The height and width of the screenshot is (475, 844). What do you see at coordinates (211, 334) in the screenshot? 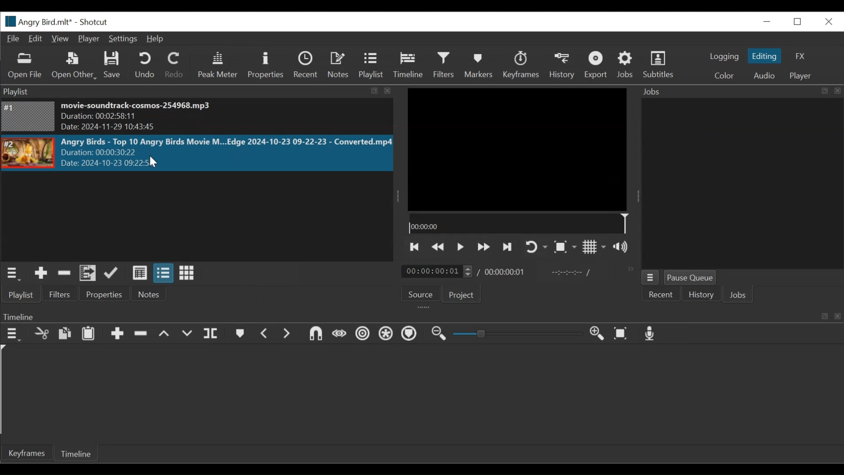
I see `Split Playhead` at bounding box center [211, 334].